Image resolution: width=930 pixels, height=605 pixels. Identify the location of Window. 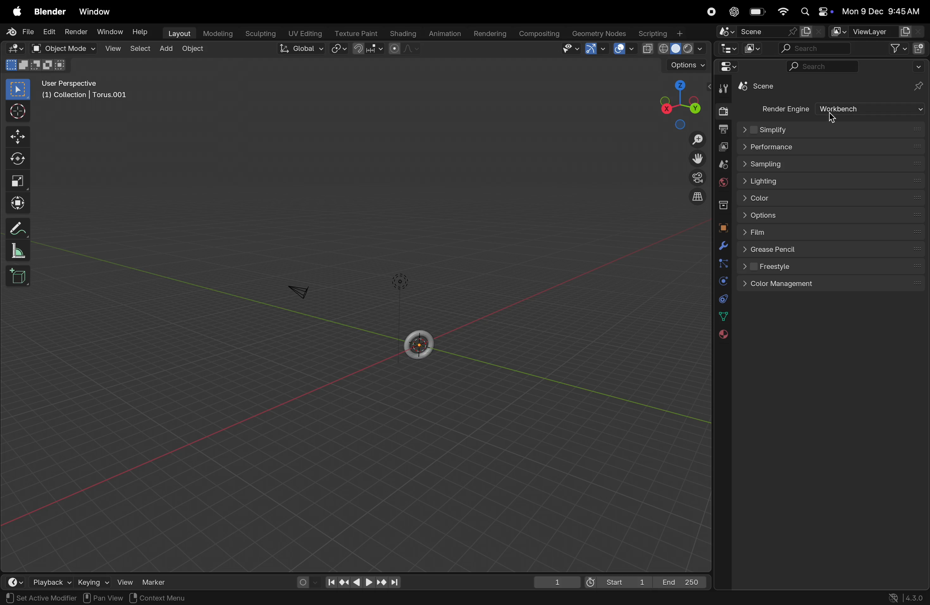
(97, 11).